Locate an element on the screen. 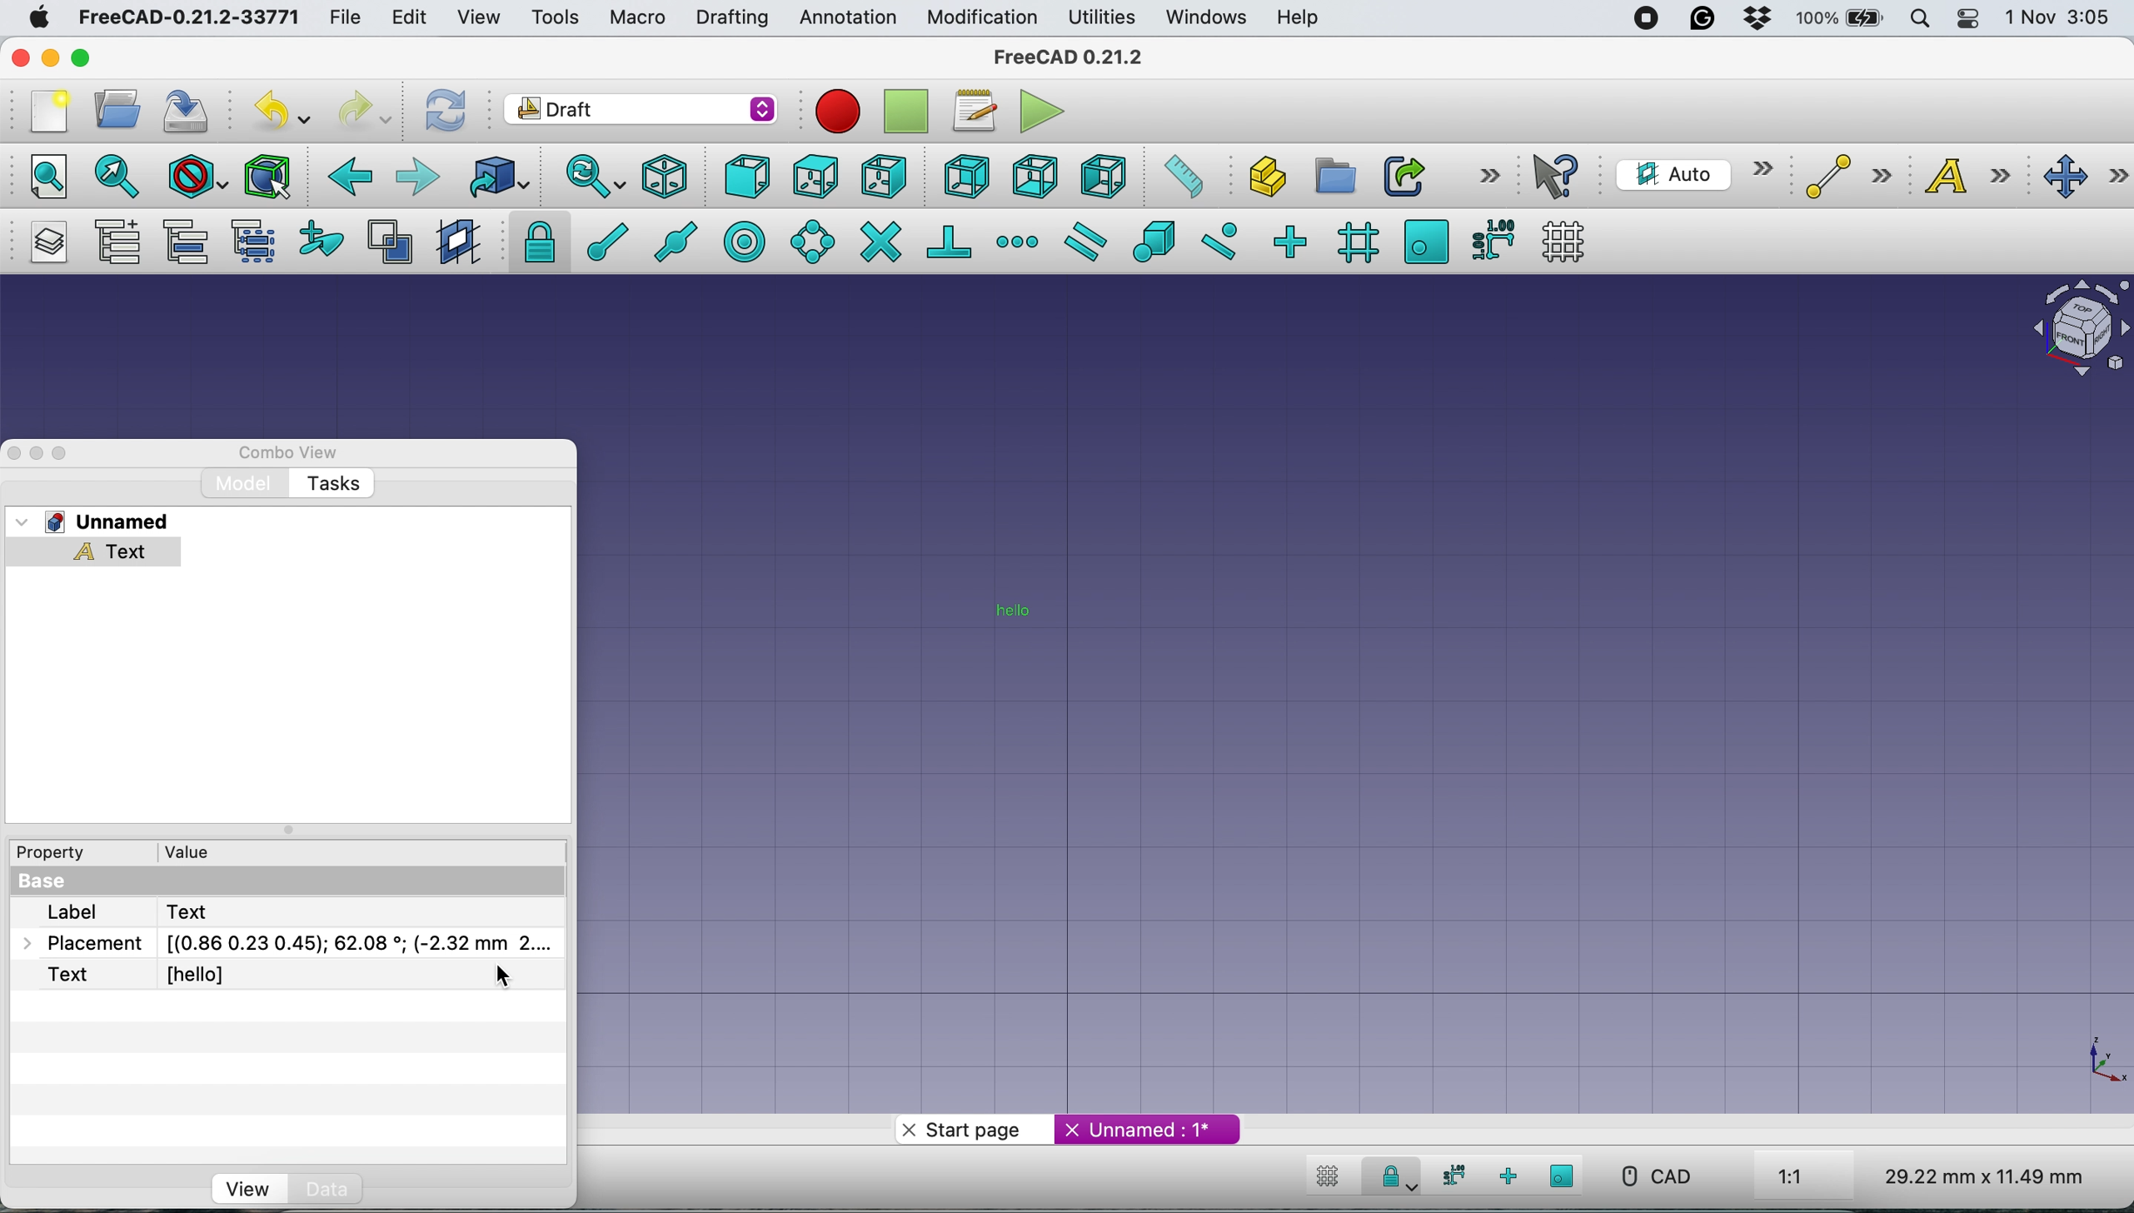 The image size is (2134, 1213). unnamed is located at coordinates (1148, 1126).